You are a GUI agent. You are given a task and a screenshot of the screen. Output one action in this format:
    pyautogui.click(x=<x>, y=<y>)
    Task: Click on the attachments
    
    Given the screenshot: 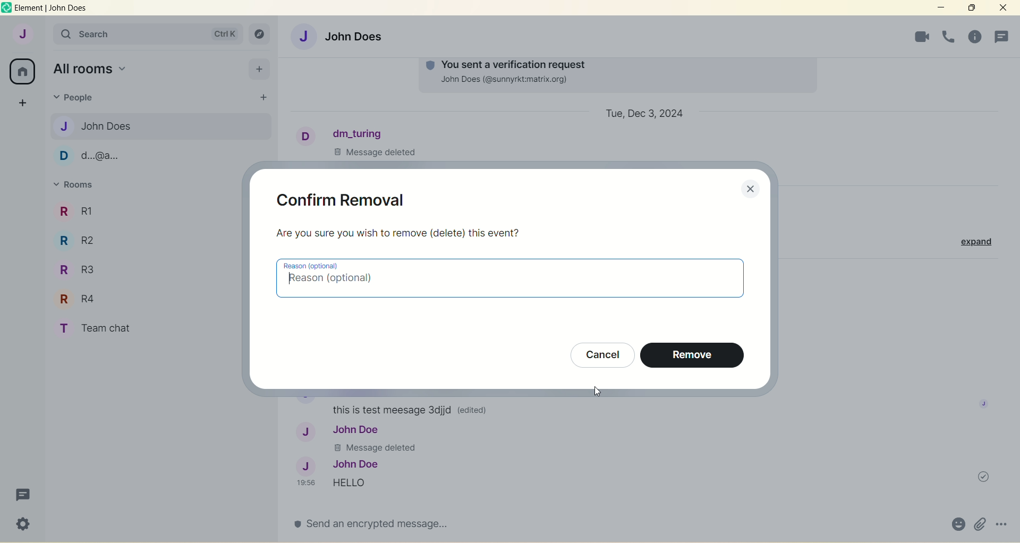 What is the action you would take?
    pyautogui.click(x=977, y=523)
    